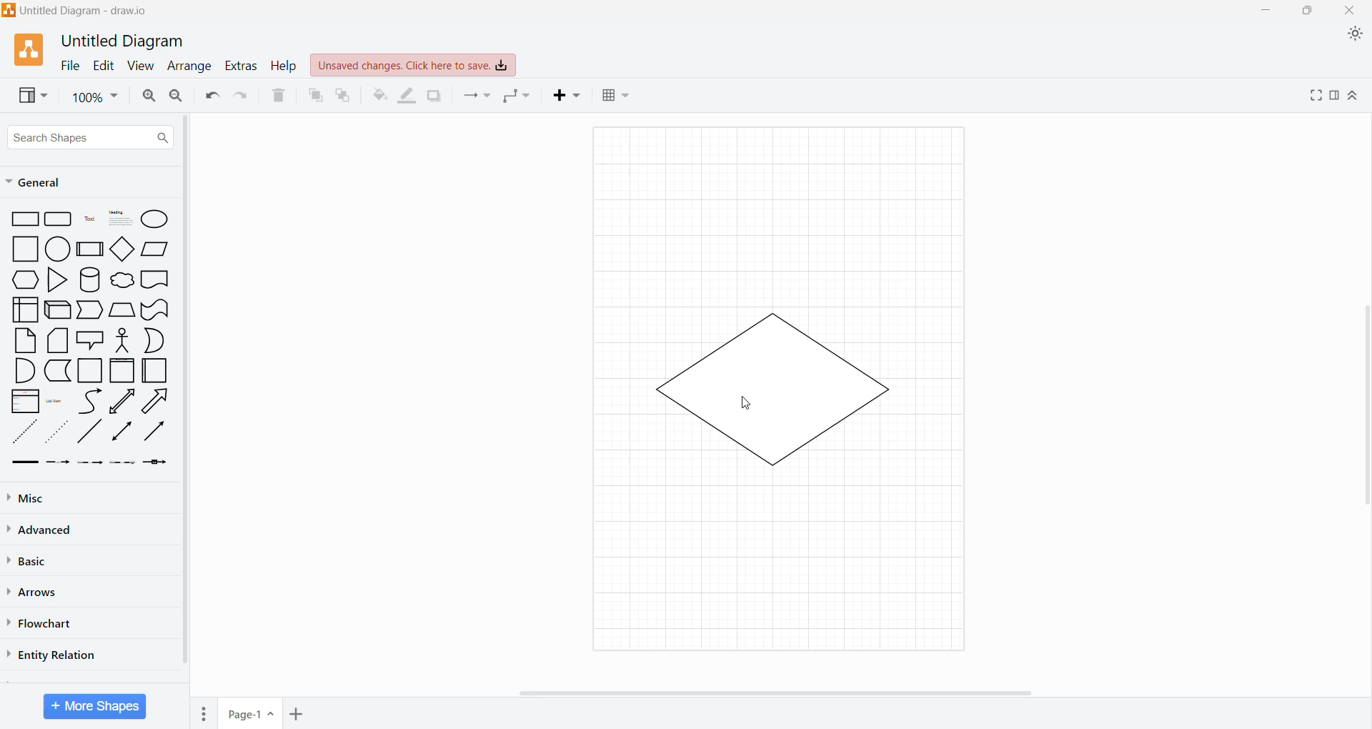 The height and width of the screenshot is (729, 1372). What do you see at coordinates (188, 67) in the screenshot?
I see `Arrange` at bounding box center [188, 67].